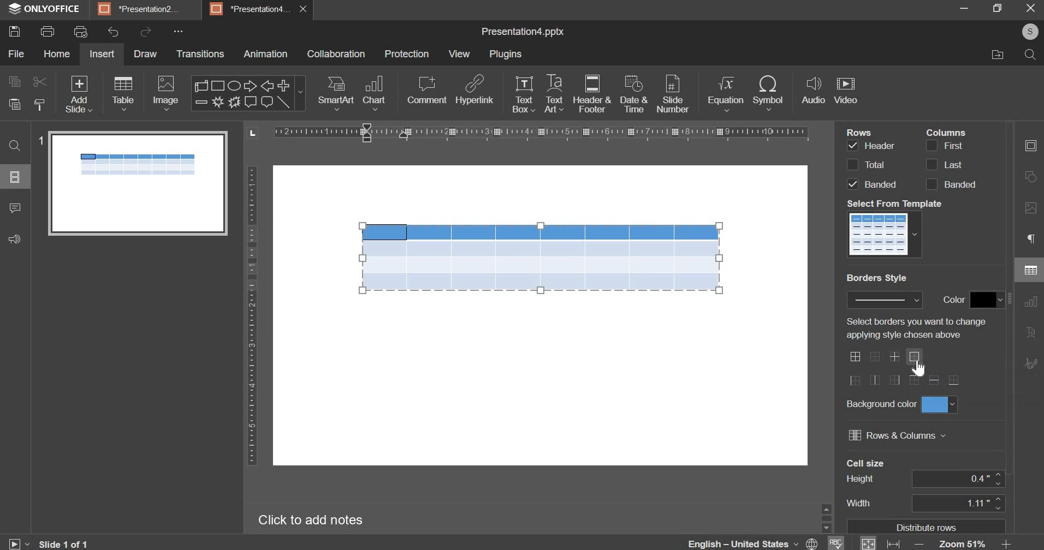  I want to click on search, so click(1030, 55).